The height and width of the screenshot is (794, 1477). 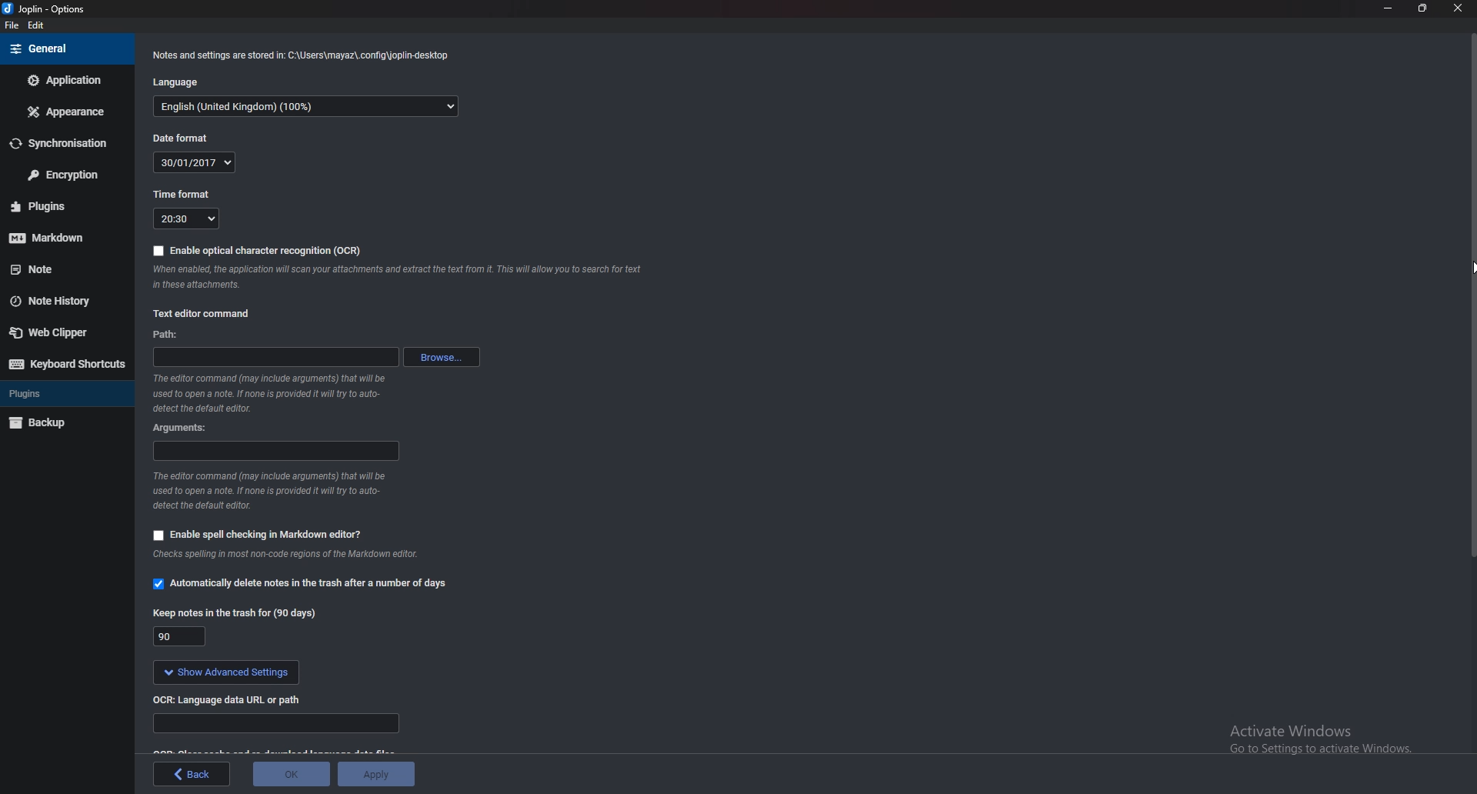 What do you see at coordinates (173, 335) in the screenshot?
I see `path` at bounding box center [173, 335].